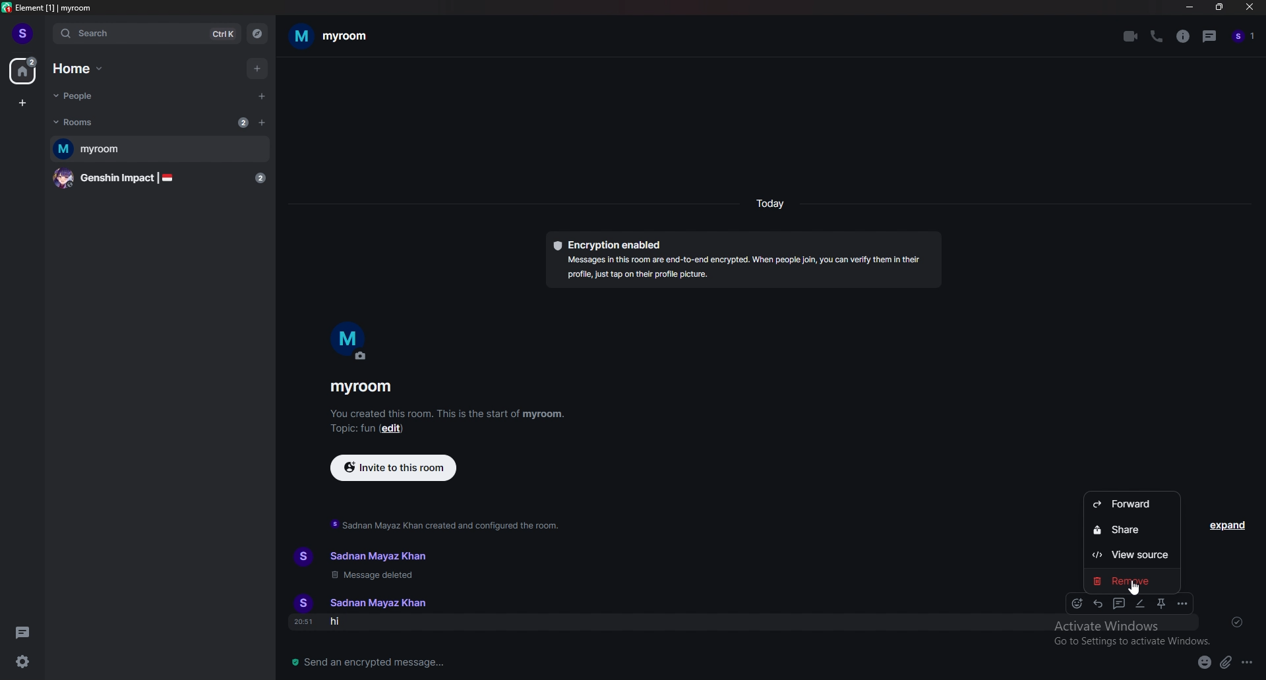 The image size is (1266, 680). I want to click on info, so click(1184, 37).